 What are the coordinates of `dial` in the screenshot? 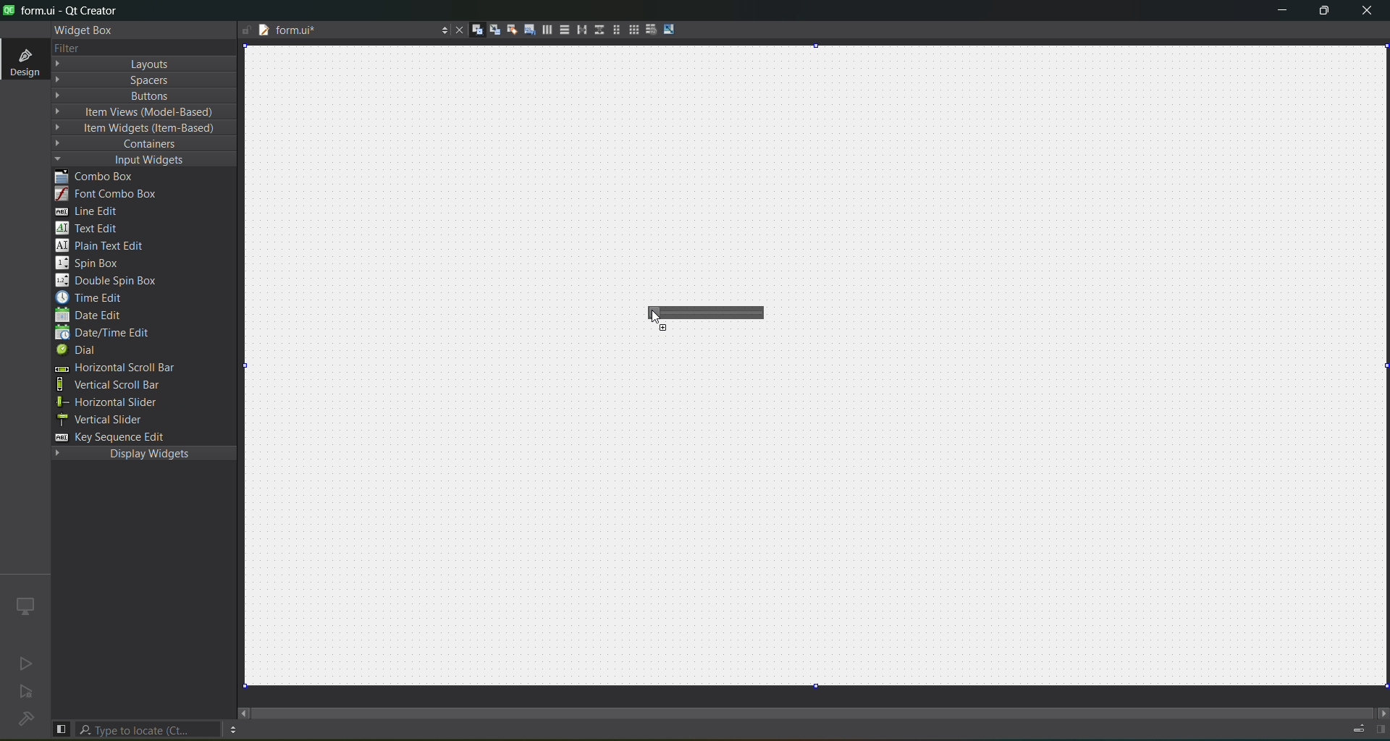 It's located at (80, 350).